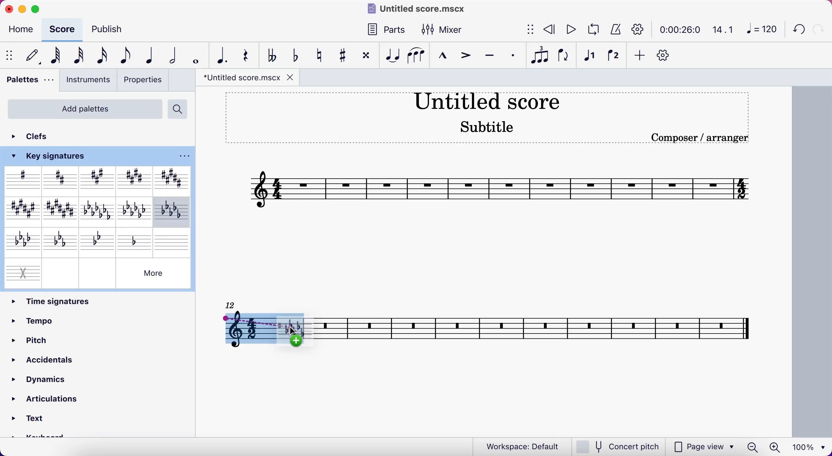 The image size is (832, 456). Describe the element at coordinates (152, 55) in the screenshot. I see `quarter note` at that location.